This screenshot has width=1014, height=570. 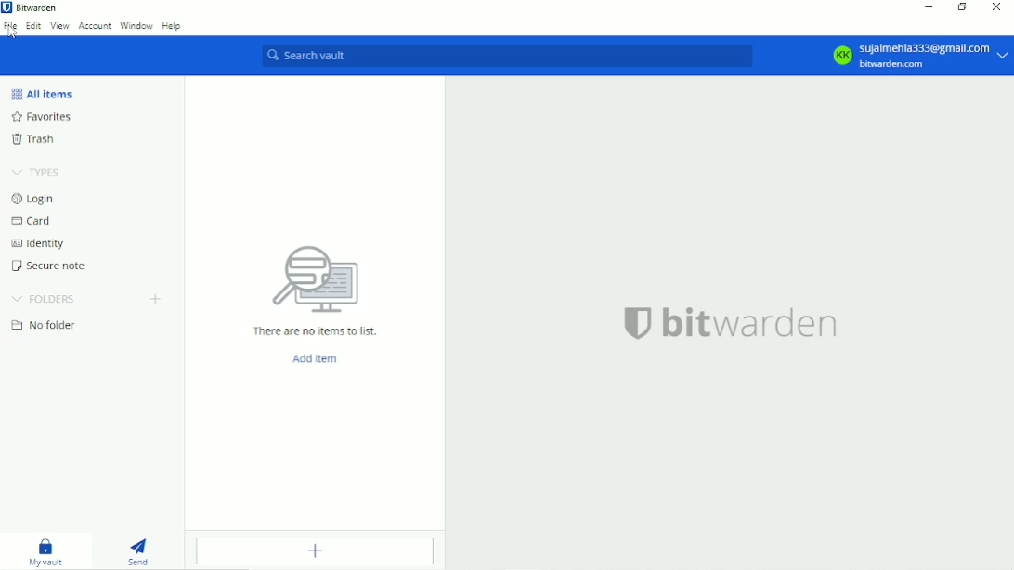 What do you see at coordinates (157, 299) in the screenshot?
I see `Create folder` at bounding box center [157, 299].